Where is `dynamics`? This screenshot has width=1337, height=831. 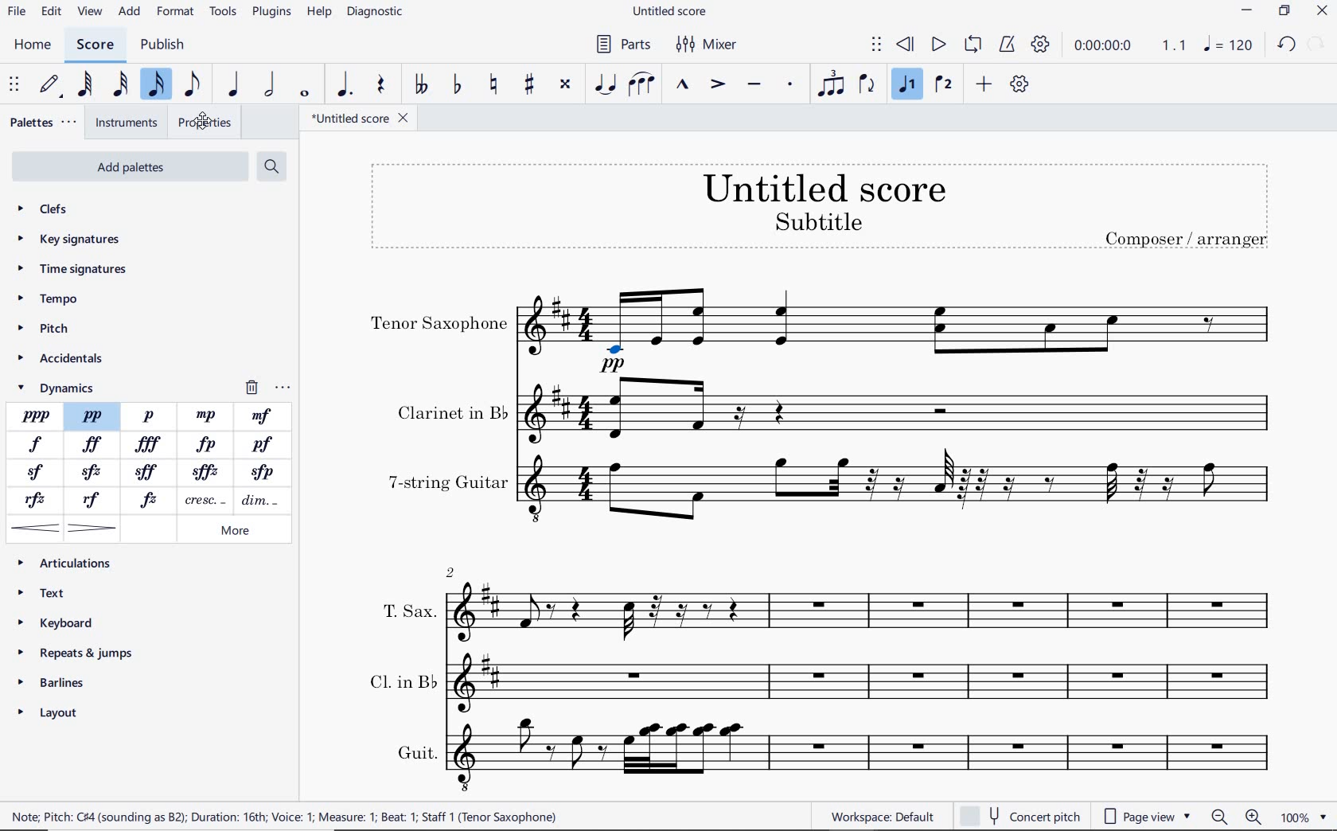
dynamics is located at coordinates (62, 387).